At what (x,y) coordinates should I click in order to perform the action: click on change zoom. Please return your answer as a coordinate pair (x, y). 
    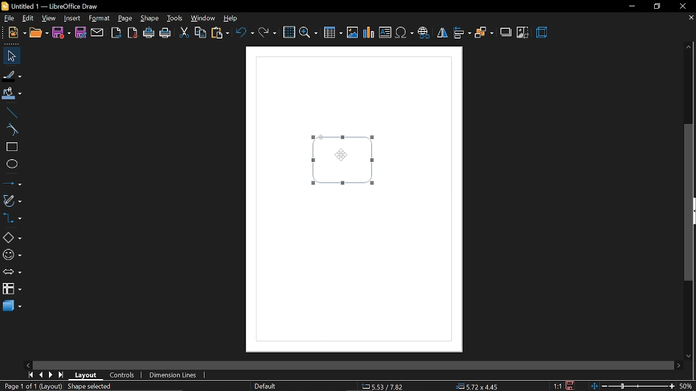
    Looking at the image, I should click on (632, 387).